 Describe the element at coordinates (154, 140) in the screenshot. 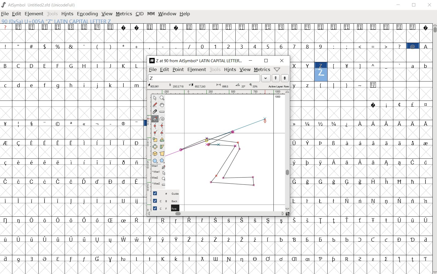

I see `scale the selection` at that location.